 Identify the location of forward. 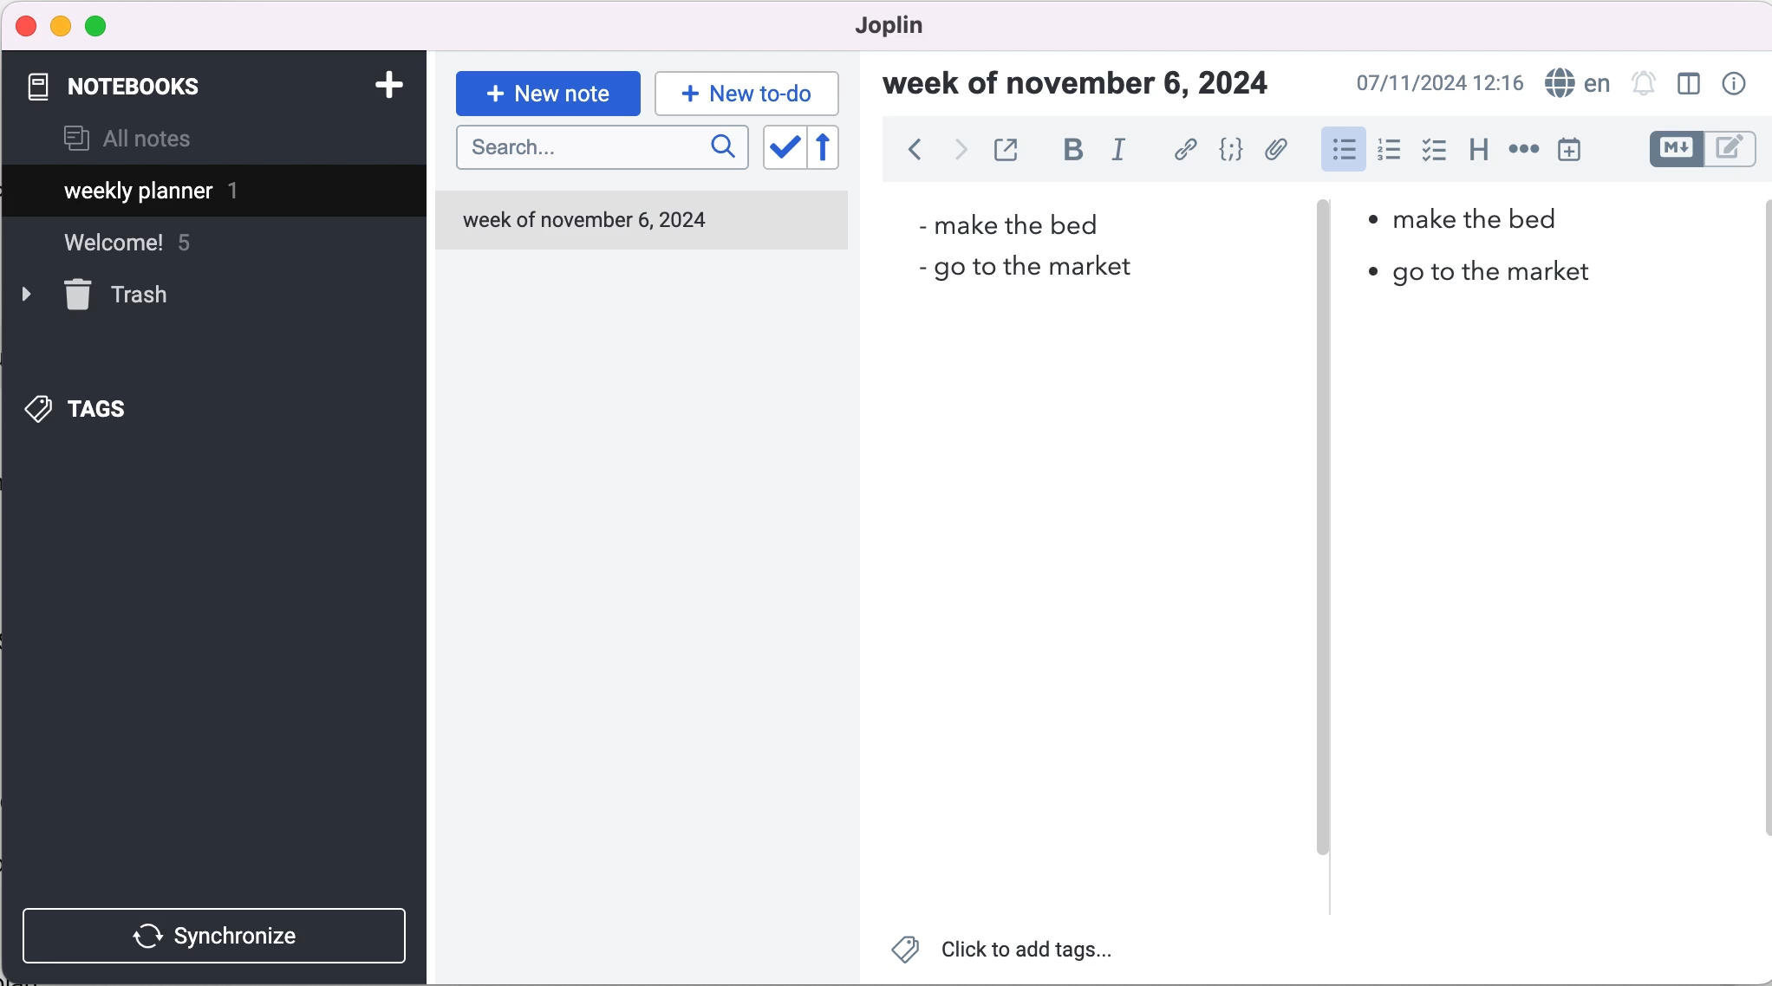
(958, 152).